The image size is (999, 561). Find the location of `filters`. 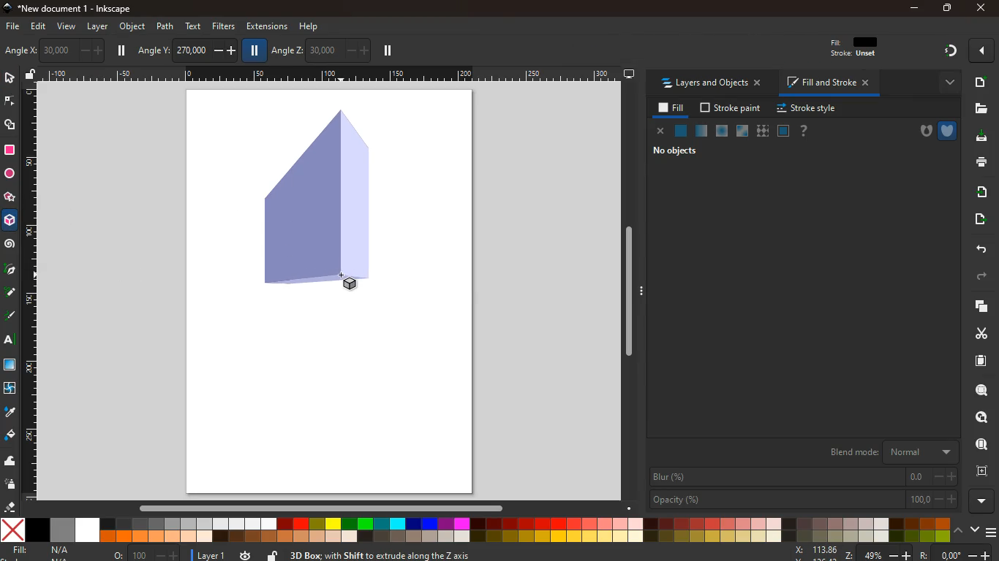

filters is located at coordinates (221, 27).